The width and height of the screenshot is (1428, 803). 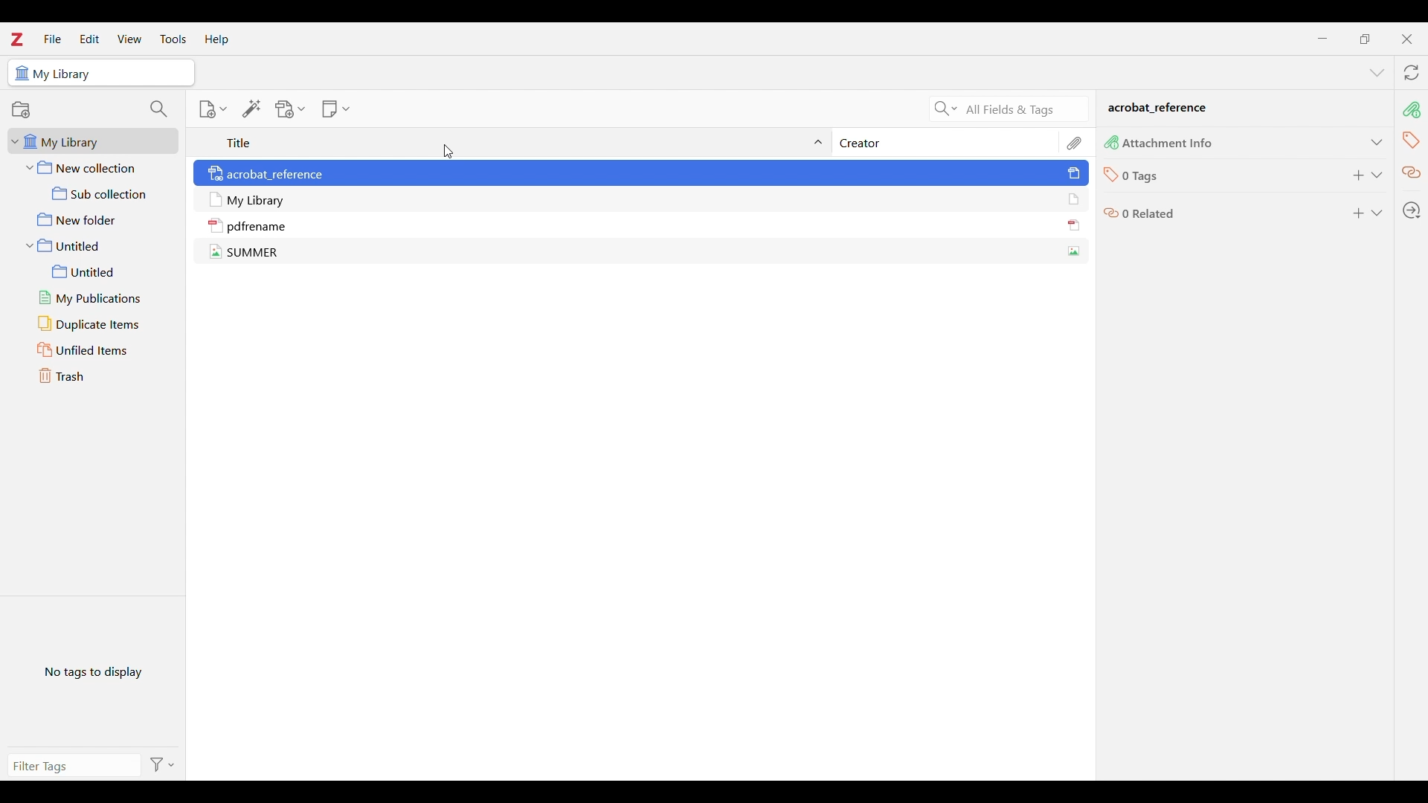 What do you see at coordinates (20, 109) in the screenshot?
I see `Add new collection` at bounding box center [20, 109].